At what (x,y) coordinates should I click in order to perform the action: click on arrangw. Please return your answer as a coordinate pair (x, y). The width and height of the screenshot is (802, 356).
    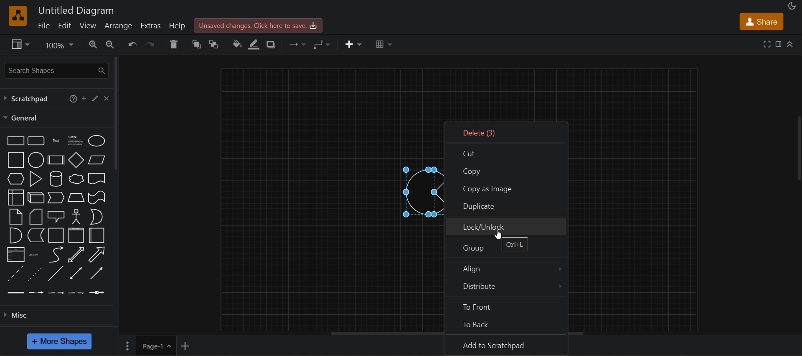
    Looking at the image, I should click on (118, 25).